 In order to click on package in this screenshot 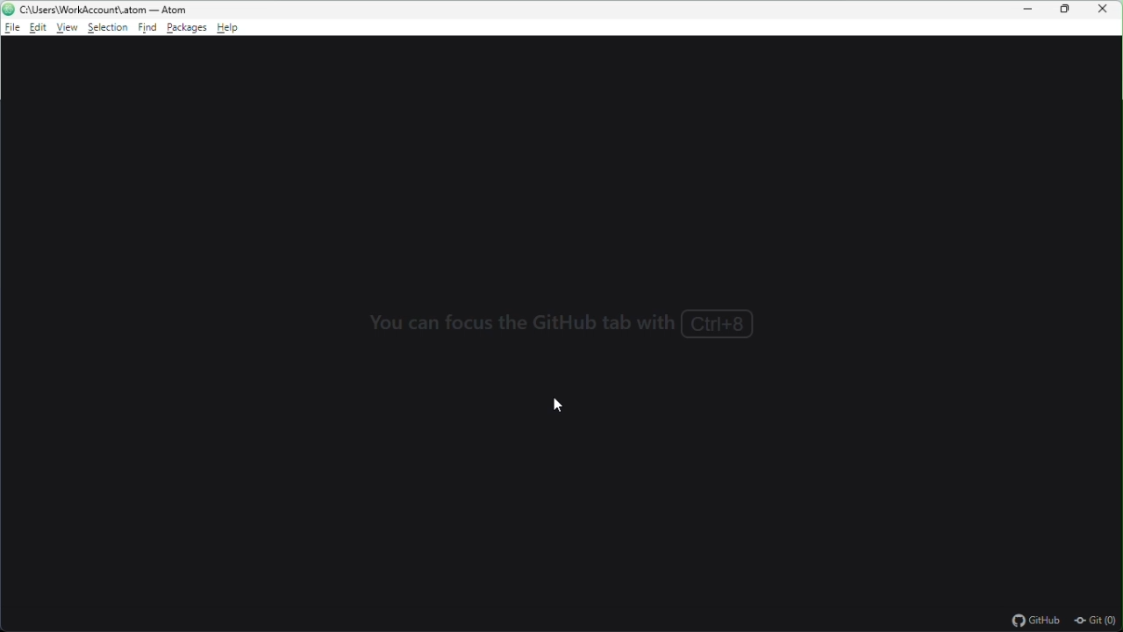, I will do `click(187, 28)`.